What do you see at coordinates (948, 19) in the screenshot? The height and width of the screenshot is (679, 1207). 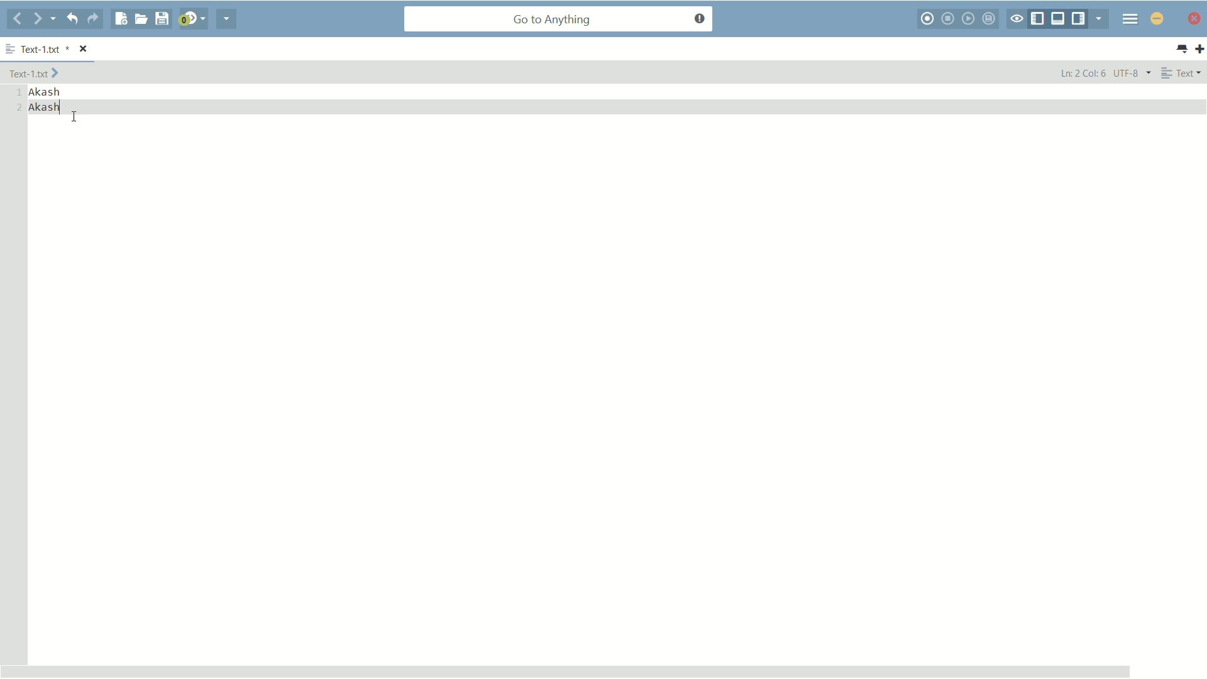 I see `stop macro` at bounding box center [948, 19].